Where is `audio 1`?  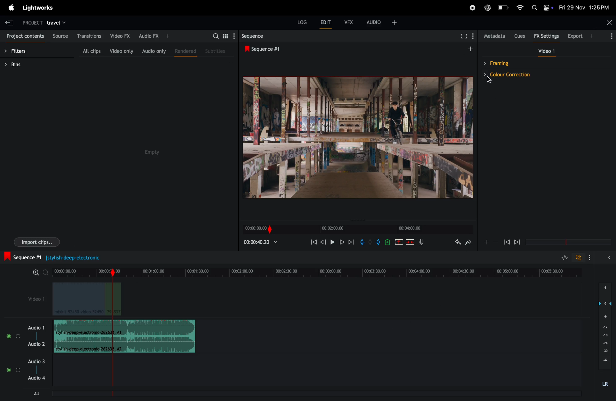
audio 1 is located at coordinates (35, 327).